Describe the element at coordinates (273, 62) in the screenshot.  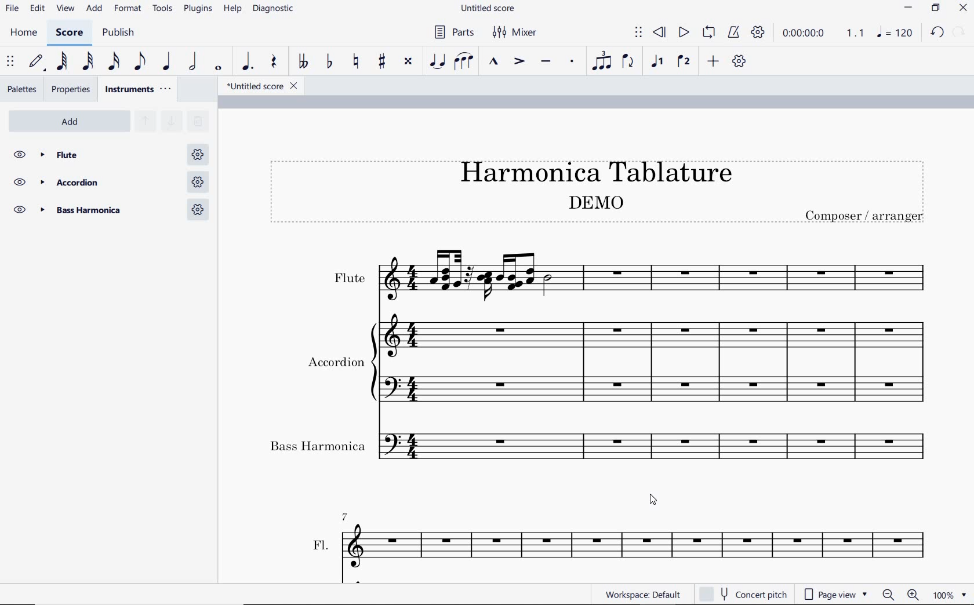
I see `rest` at that location.